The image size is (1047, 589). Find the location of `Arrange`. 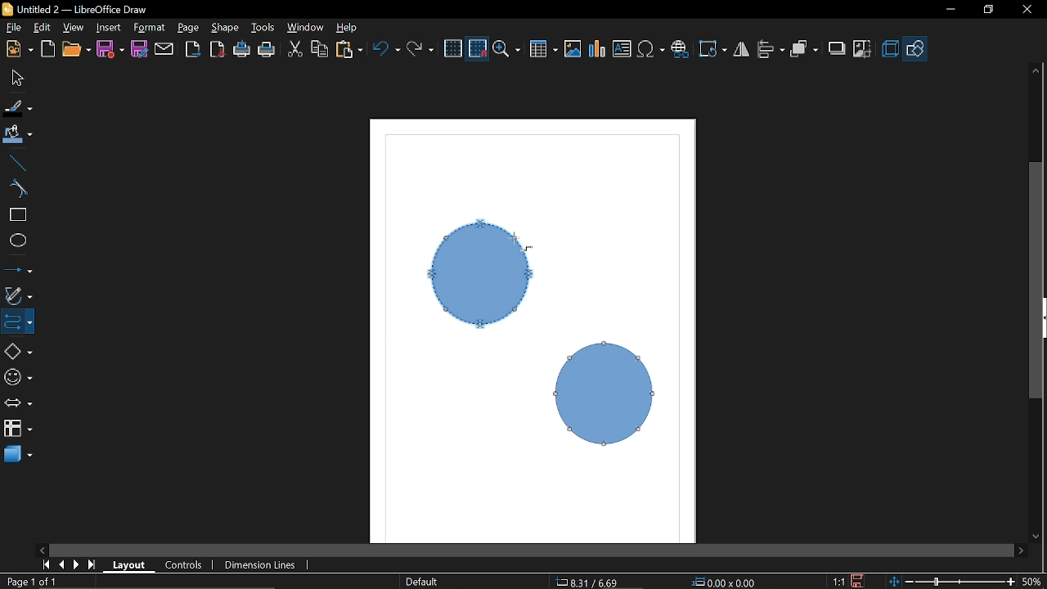

Arrange is located at coordinates (805, 50).